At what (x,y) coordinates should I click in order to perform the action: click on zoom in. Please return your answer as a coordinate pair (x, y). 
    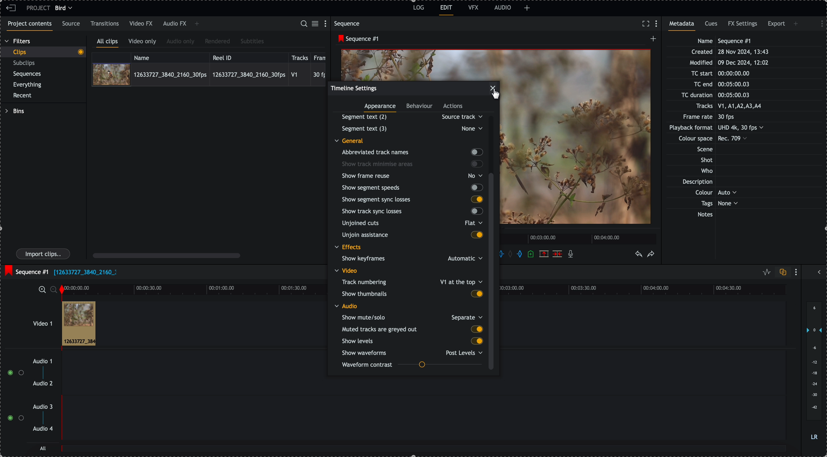
    Looking at the image, I should click on (41, 289).